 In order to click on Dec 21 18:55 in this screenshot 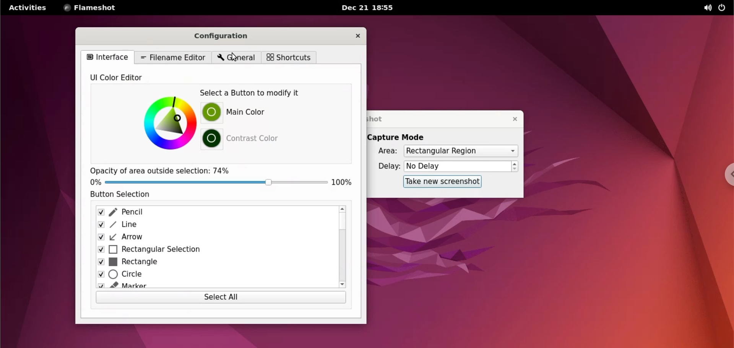, I will do `click(369, 8)`.